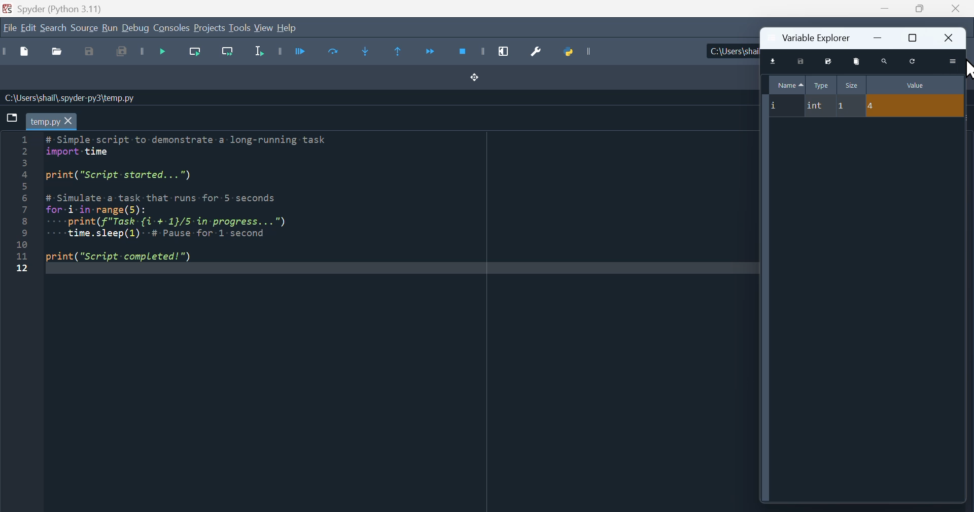  What do you see at coordinates (329, 54) in the screenshot?
I see `run current cell` at bounding box center [329, 54].